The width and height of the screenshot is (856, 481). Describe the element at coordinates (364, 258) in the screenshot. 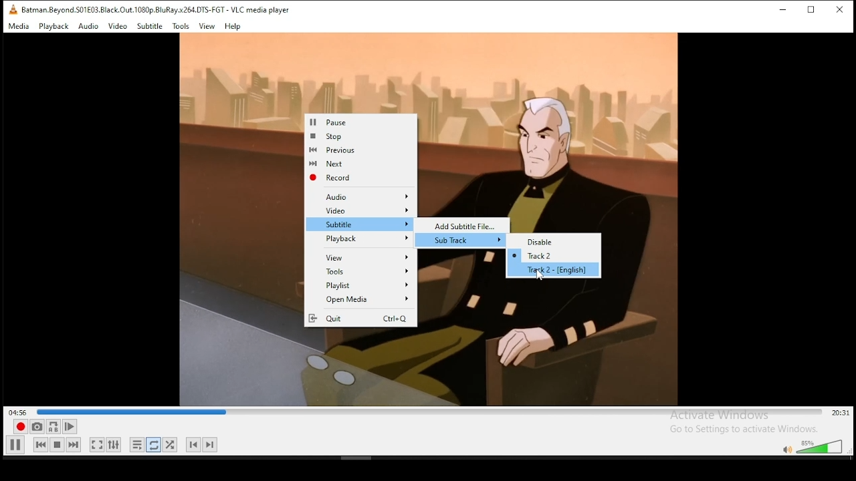

I see `View ` at that location.